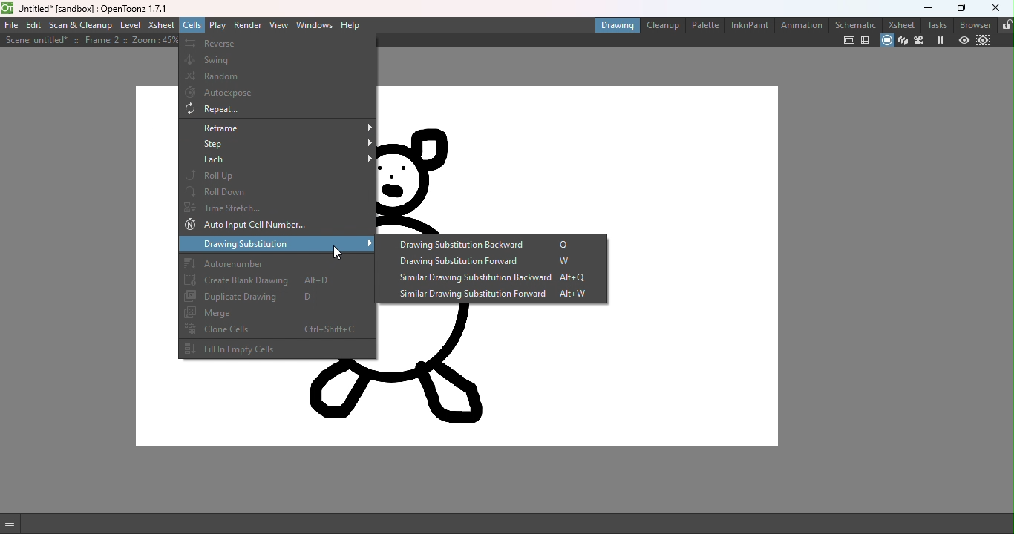 The height and width of the screenshot is (534, 1014). What do you see at coordinates (903, 41) in the screenshot?
I see `3D view` at bounding box center [903, 41].